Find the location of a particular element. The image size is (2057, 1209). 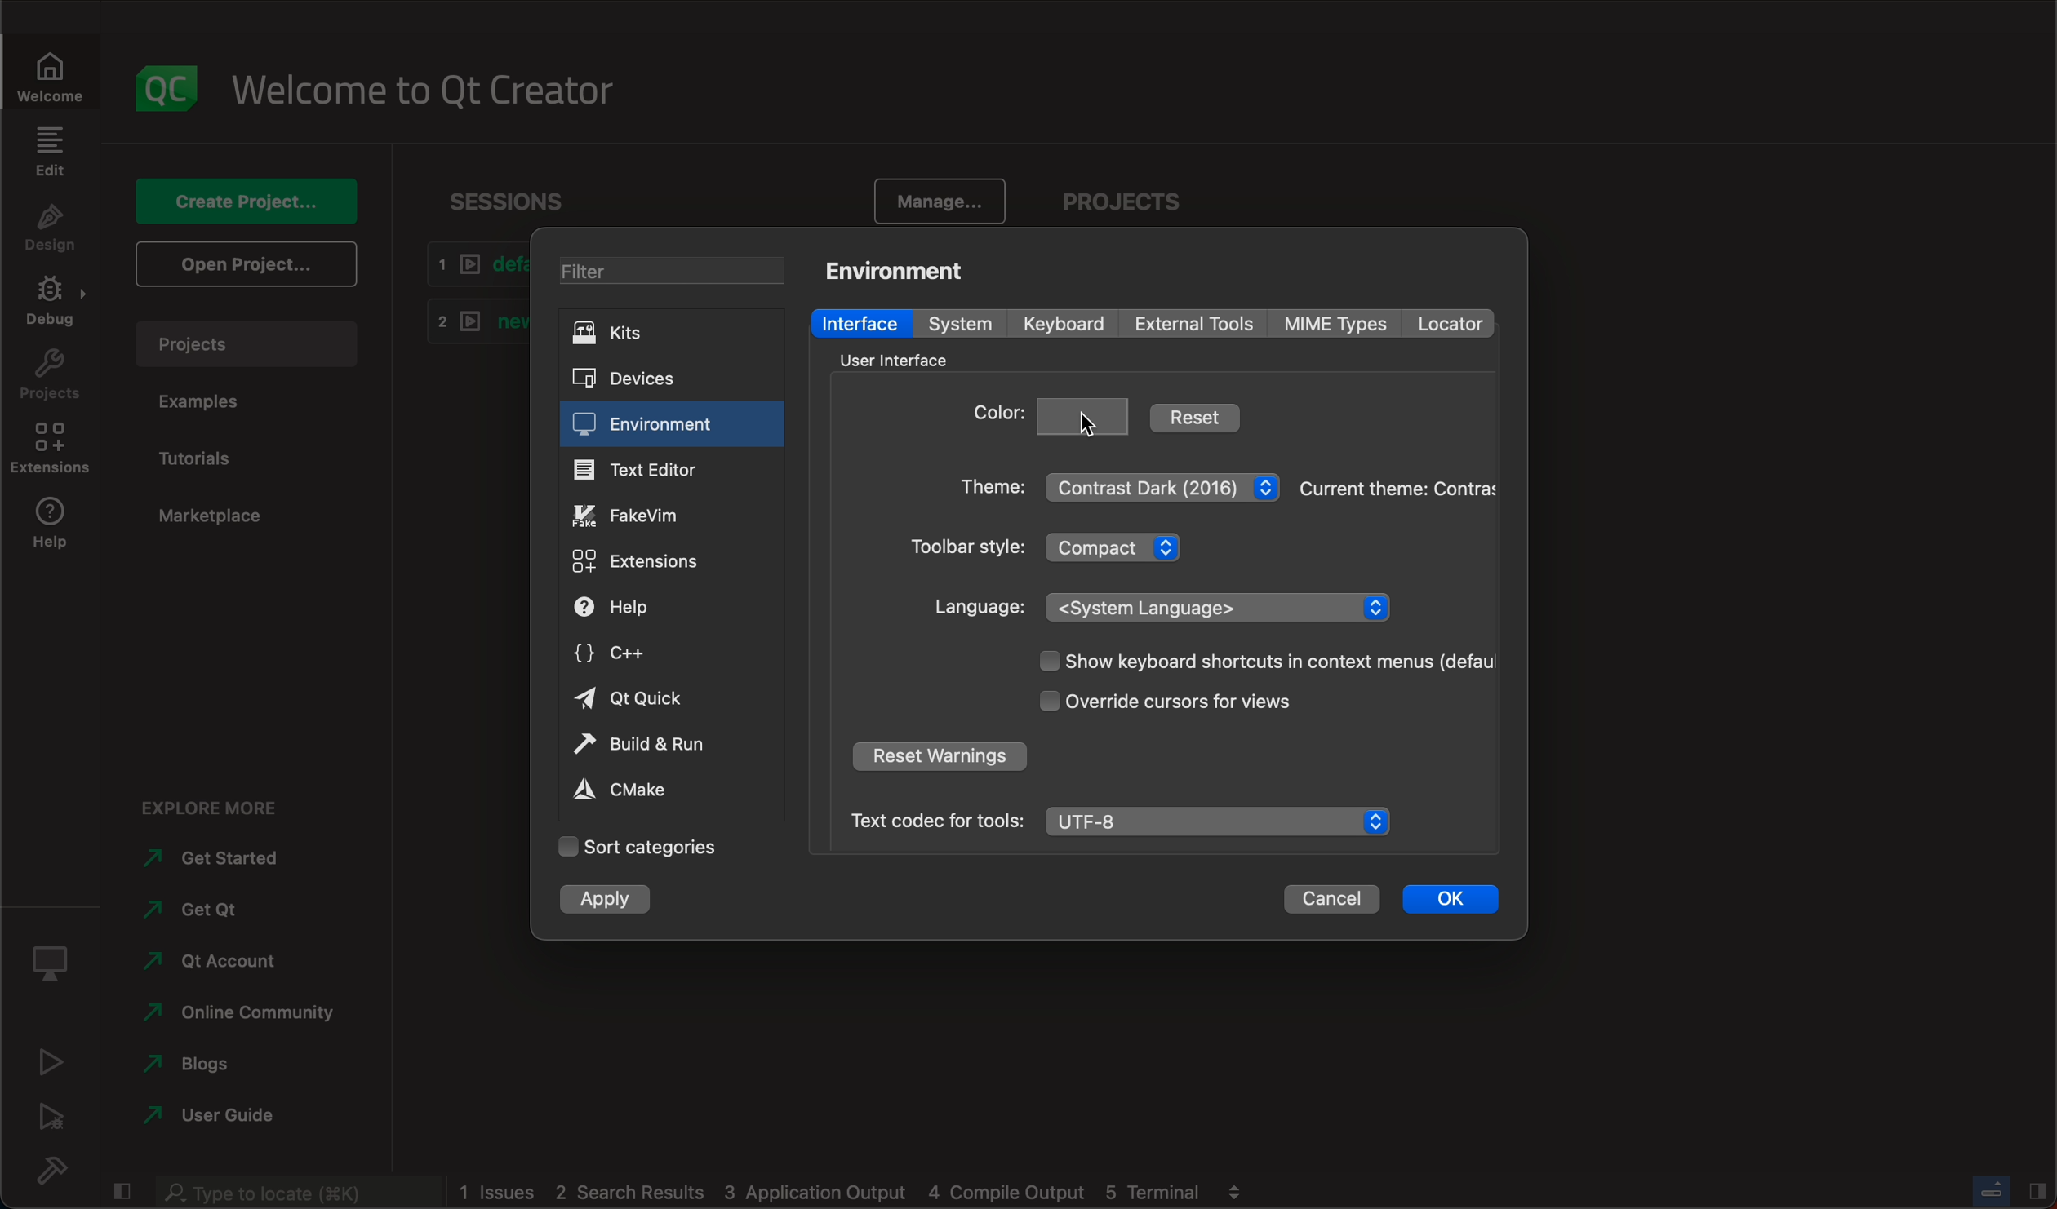

environment is located at coordinates (904, 269).